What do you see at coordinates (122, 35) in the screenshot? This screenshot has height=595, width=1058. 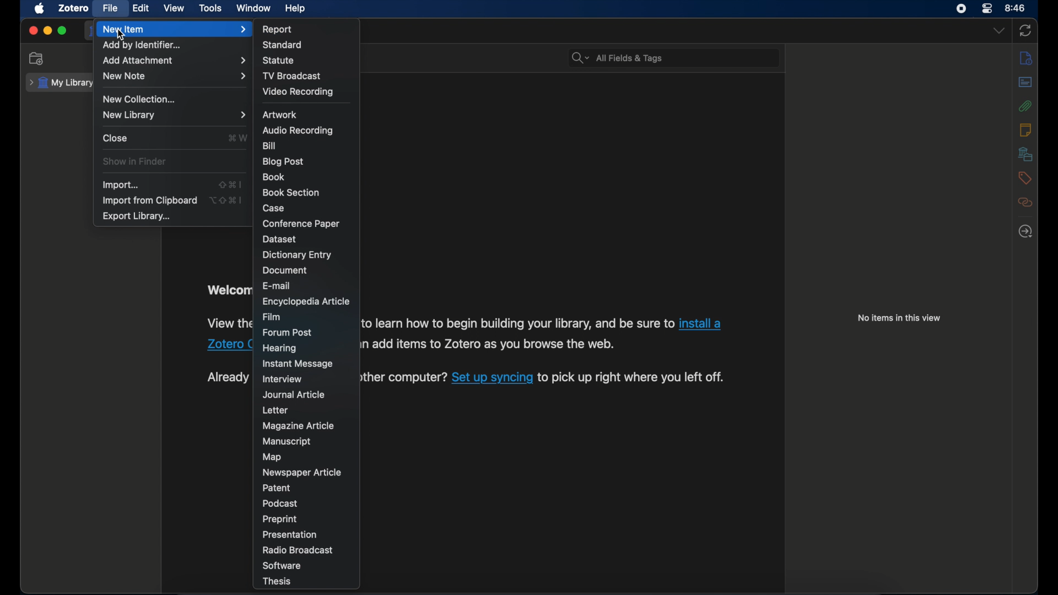 I see `cursor on New item` at bounding box center [122, 35].